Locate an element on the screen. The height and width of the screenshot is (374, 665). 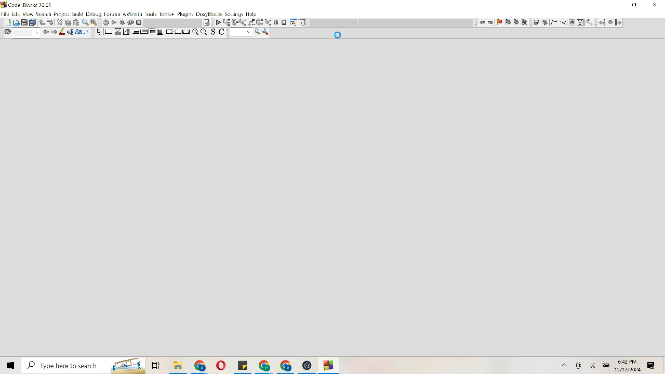
File is located at coordinates (201, 365).